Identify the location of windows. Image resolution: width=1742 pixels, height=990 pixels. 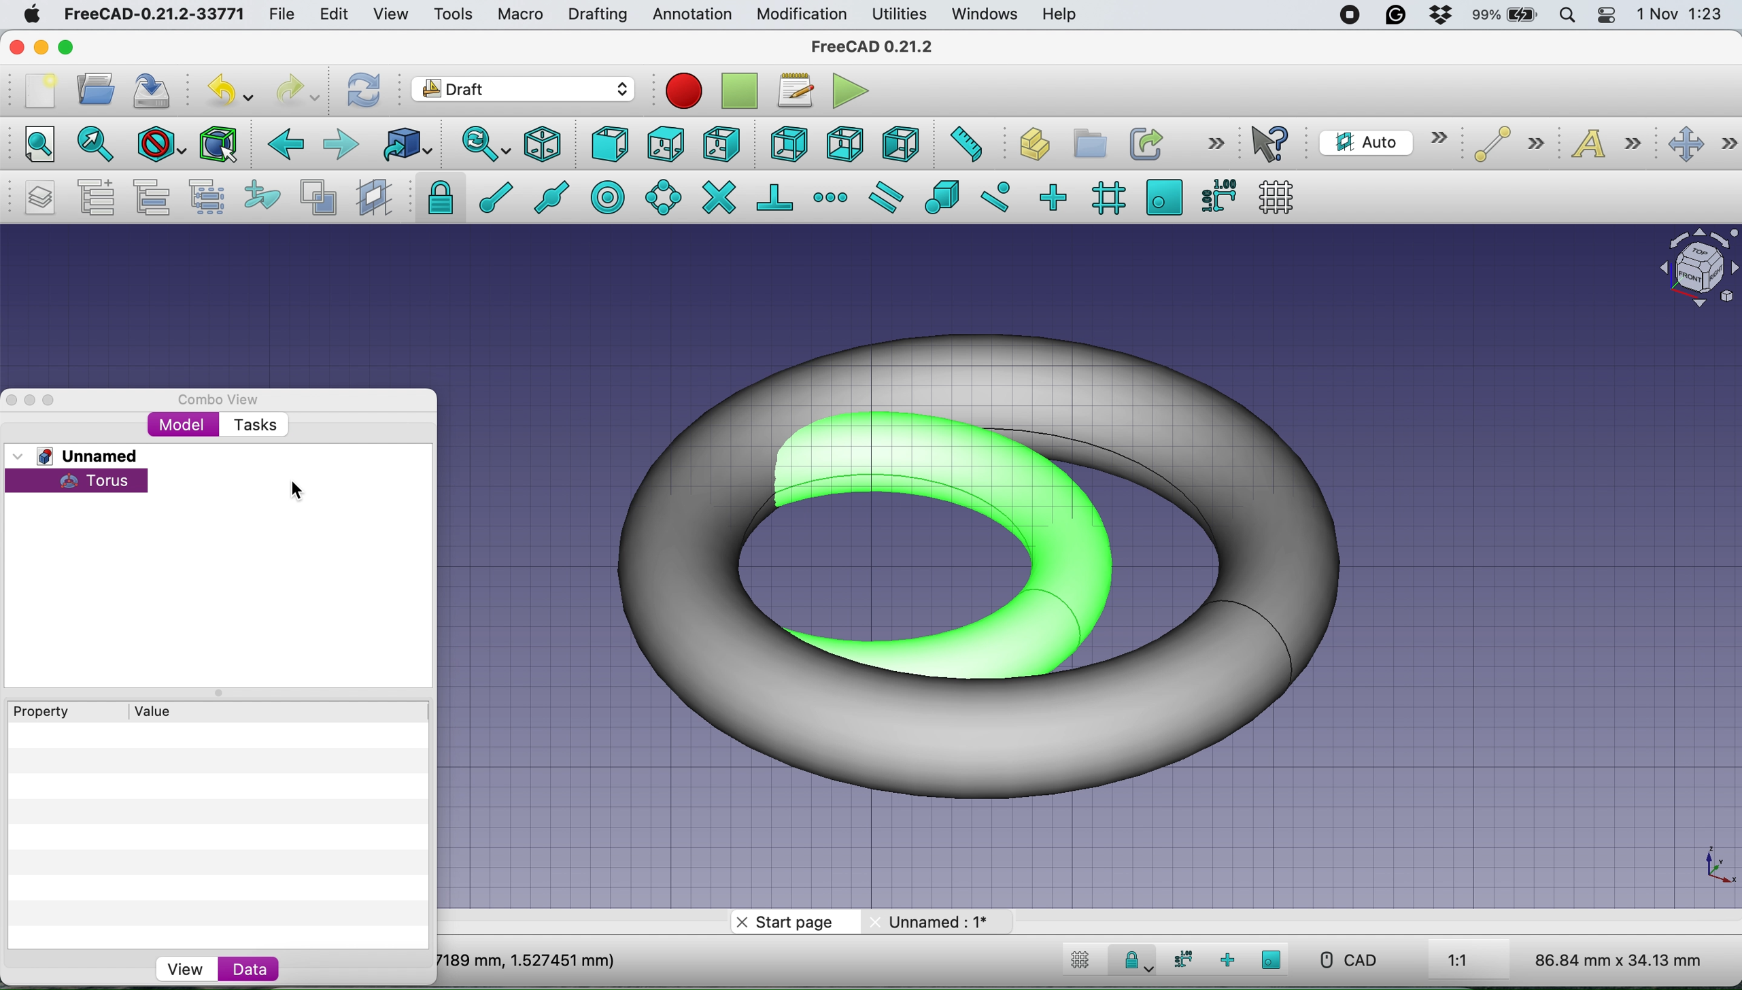
(988, 15).